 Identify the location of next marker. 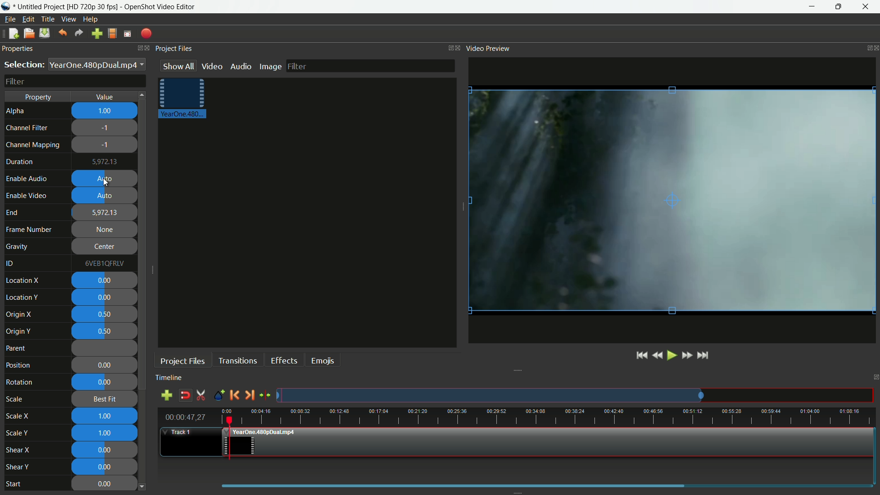
(251, 394).